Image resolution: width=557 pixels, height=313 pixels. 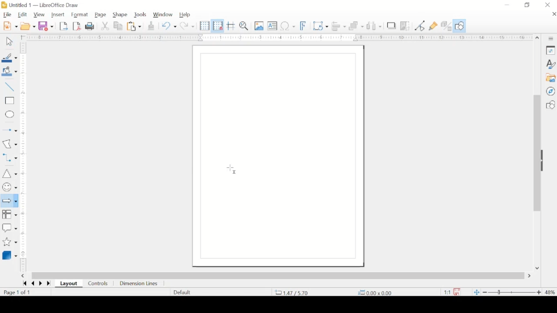 I want to click on cursor, so click(x=232, y=168).